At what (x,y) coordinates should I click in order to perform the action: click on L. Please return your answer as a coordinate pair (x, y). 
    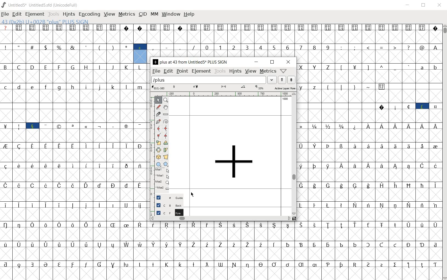
    Looking at the image, I should click on (343, 73).